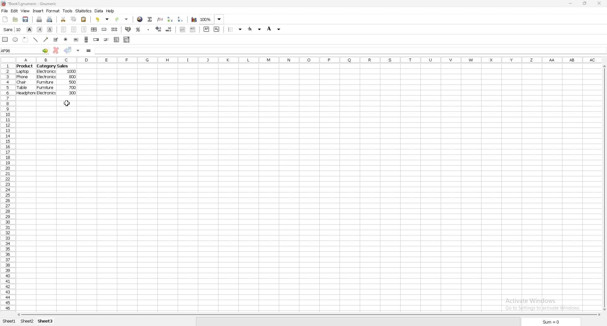 This screenshot has width=607, height=326. What do you see at coordinates (150, 19) in the screenshot?
I see `summation` at bounding box center [150, 19].